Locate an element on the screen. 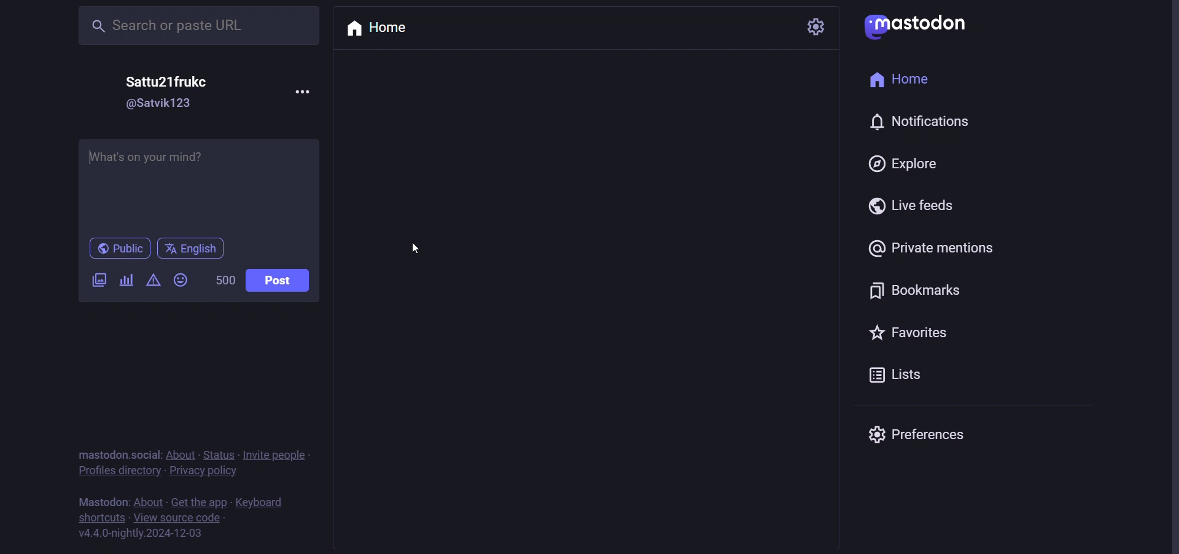 This screenshot has height=554, width=1179. version is located at coordinates (142, 534).